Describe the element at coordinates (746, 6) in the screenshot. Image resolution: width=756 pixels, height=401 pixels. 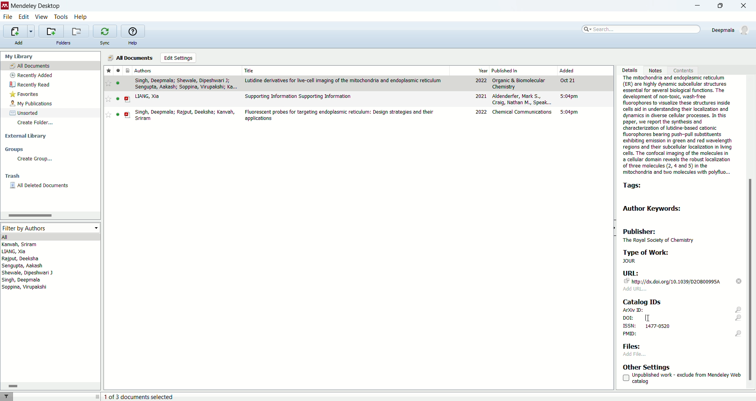
I see `close` at that location.